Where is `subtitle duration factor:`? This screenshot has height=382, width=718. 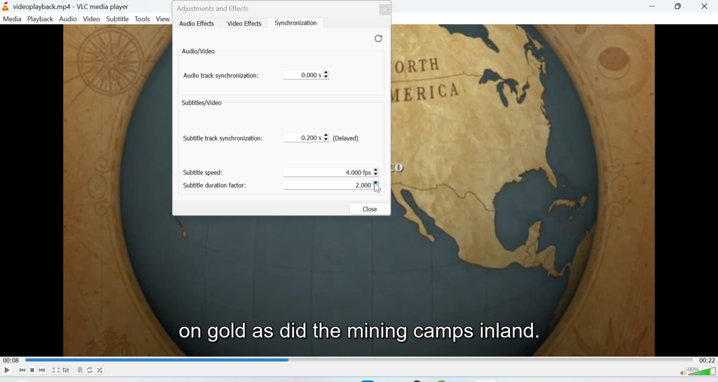
subtitle duration factor: is located at coordinates (217, 185).